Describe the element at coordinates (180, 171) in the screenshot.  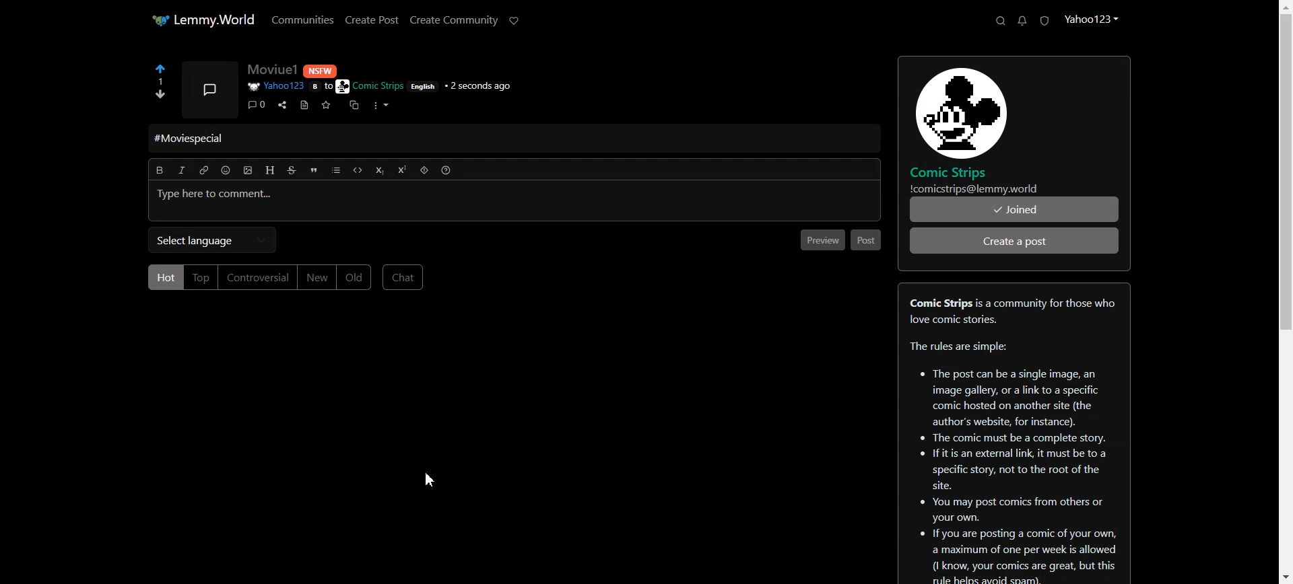
I see `Italic` at that location.